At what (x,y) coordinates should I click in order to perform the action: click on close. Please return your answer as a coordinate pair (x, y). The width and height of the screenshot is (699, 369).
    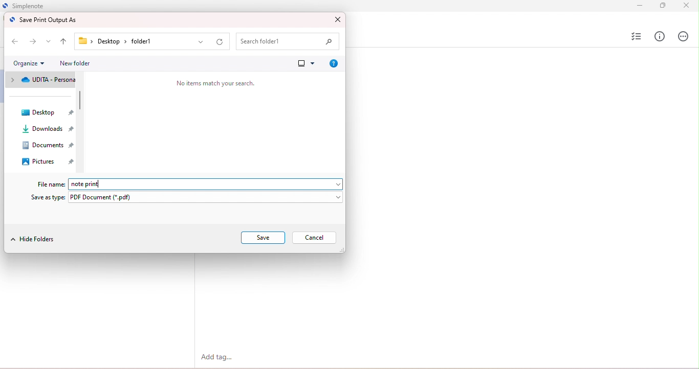
    Looking at the image, I should click on (686, 6).